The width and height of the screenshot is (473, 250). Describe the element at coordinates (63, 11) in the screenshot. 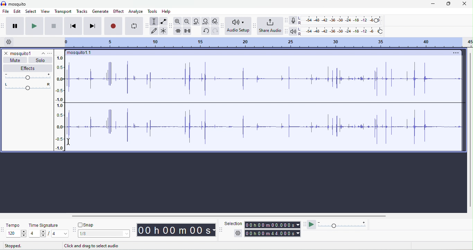

I see `transport` at that location.